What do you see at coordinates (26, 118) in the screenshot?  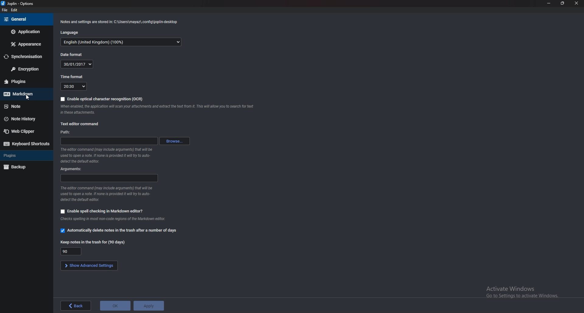 I see `note history` at bounding box center [26, 118].